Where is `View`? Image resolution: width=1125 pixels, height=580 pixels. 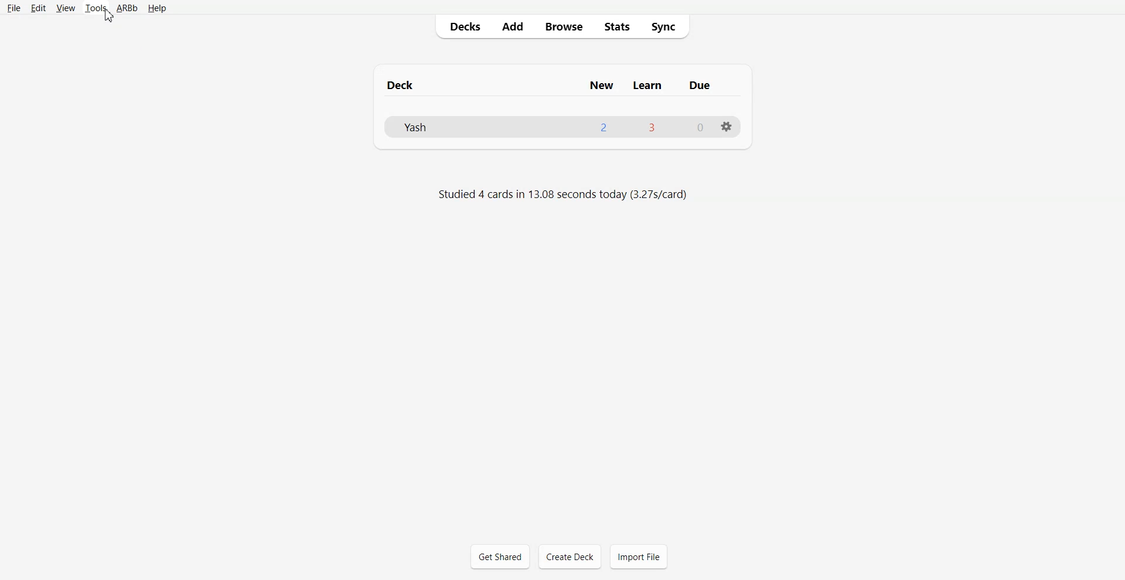
View is located at coordinates (64, 8).